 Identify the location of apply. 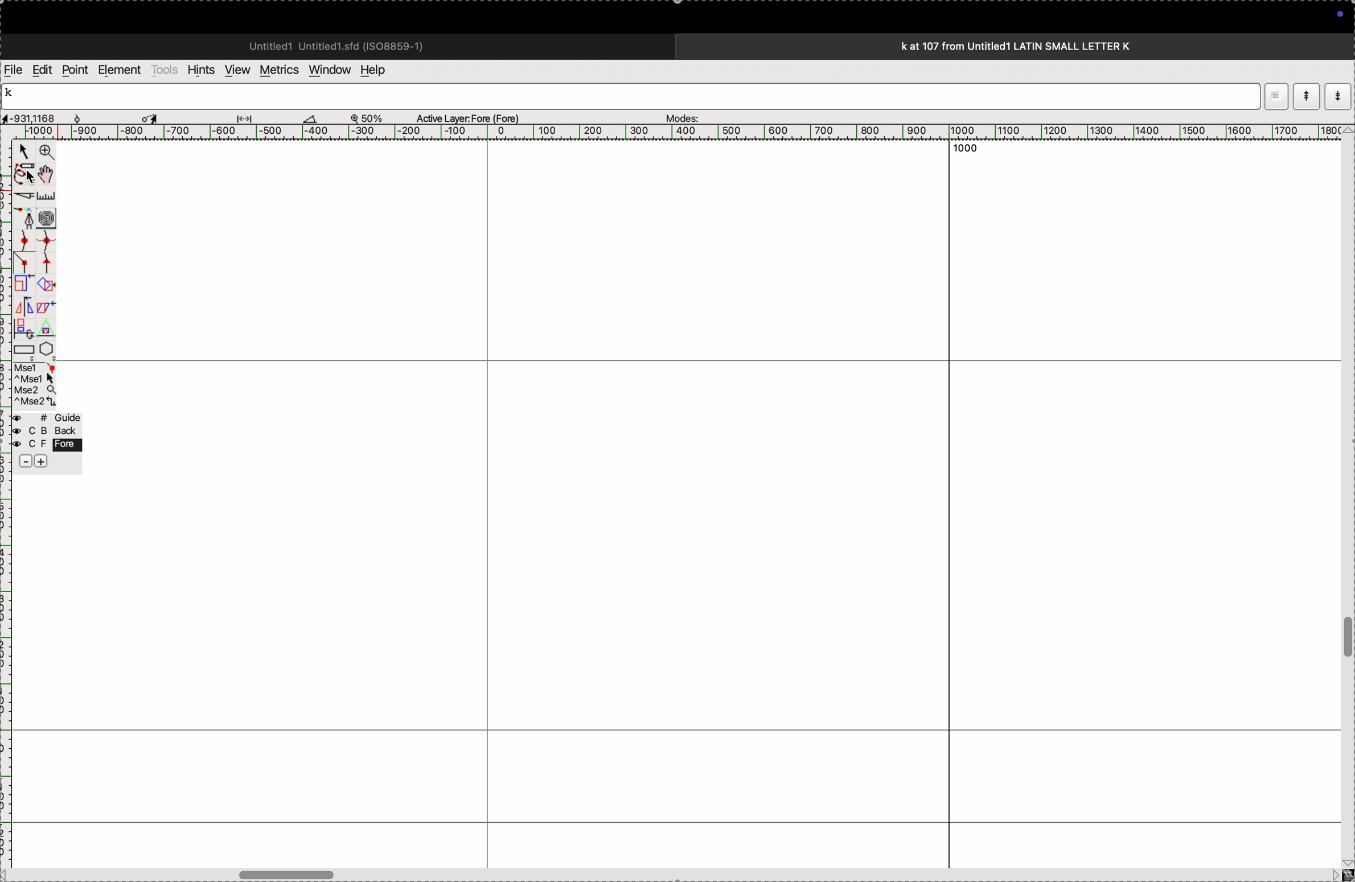
(46, 315).